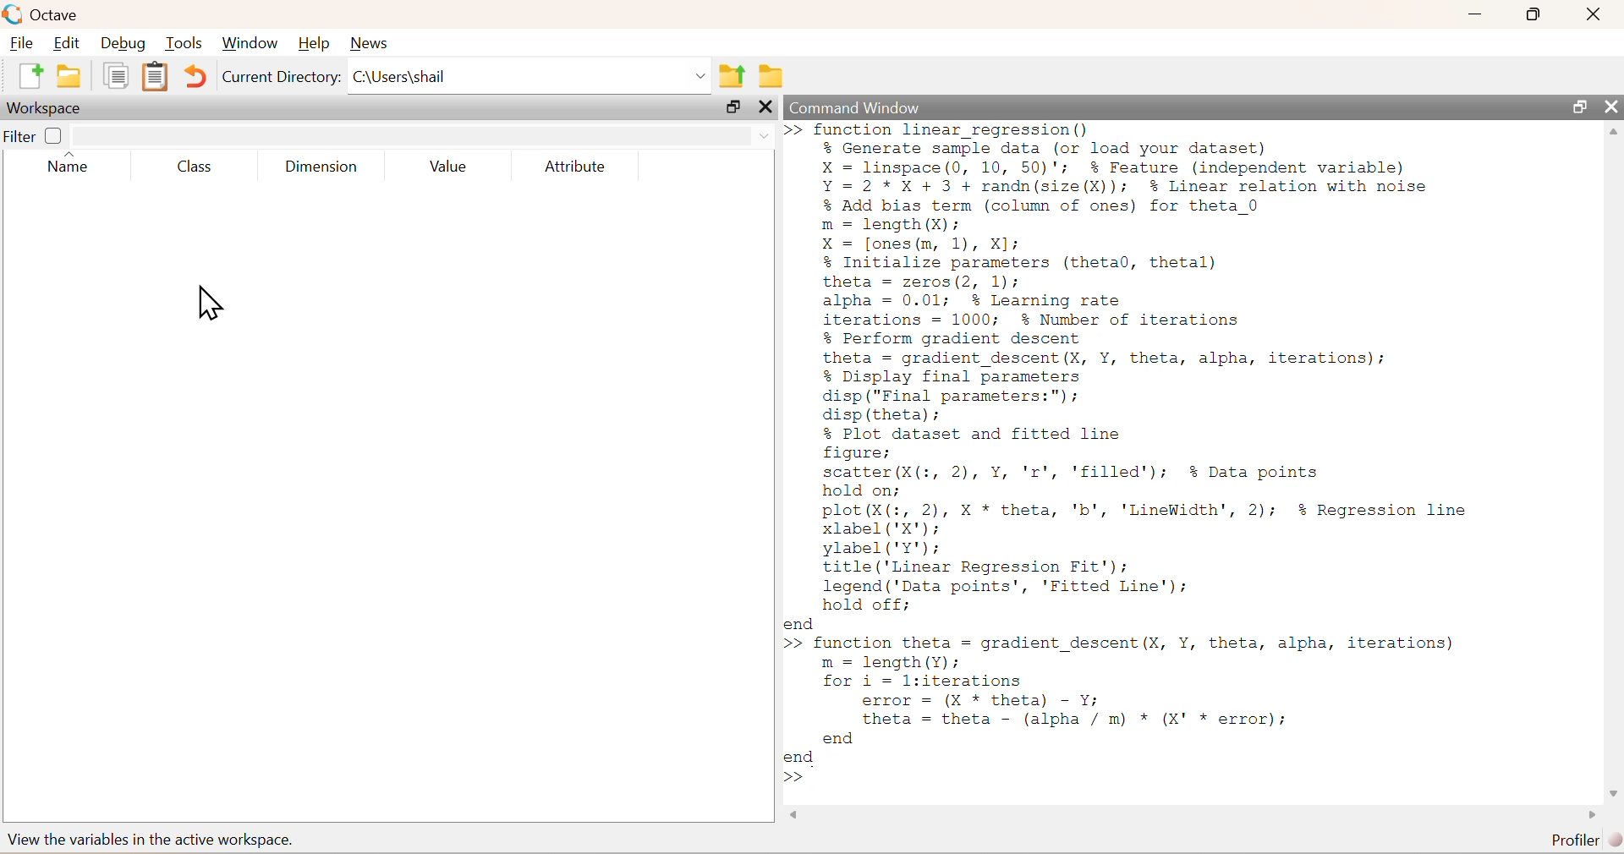 The width and height of the screenshot is (1624, 854). Describe the element at coordinates (56, 15) in the screenshot. I see `Octave` at that location.